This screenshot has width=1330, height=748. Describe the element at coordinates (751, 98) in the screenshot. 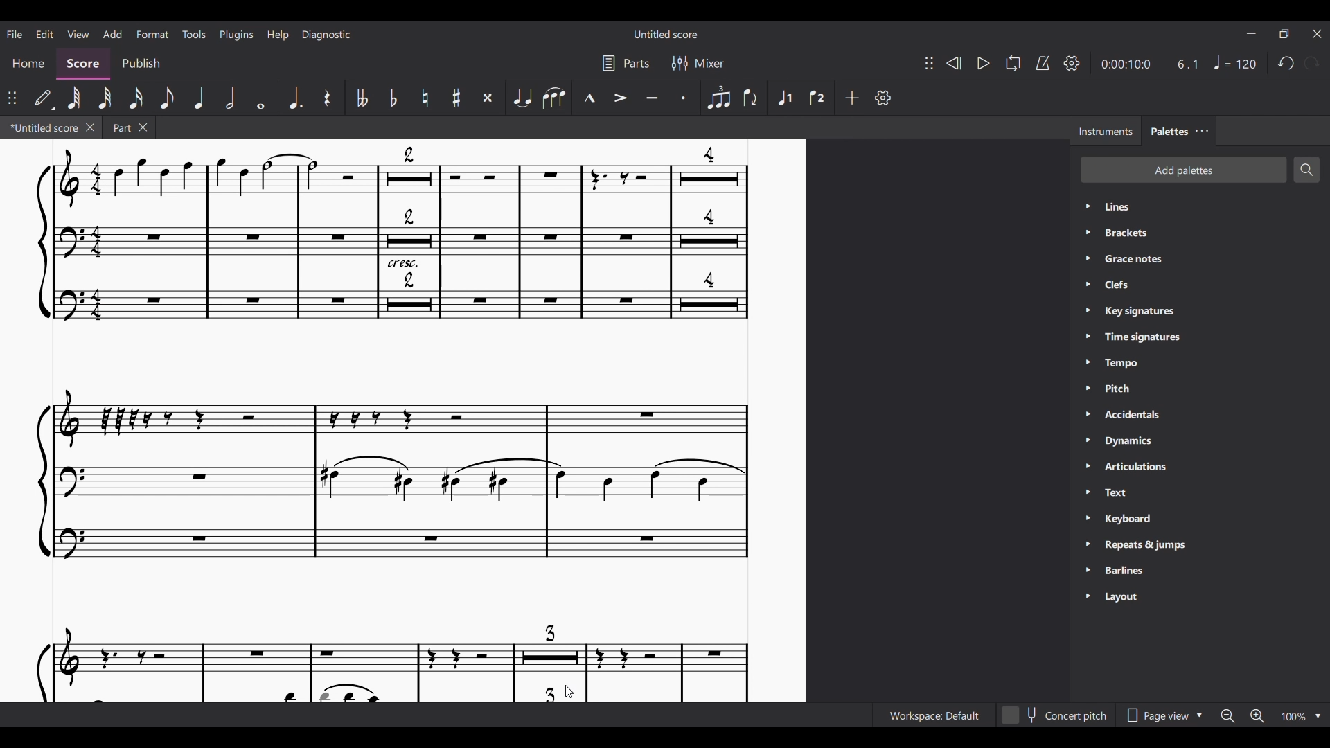

I see `Flip direction` at that location.